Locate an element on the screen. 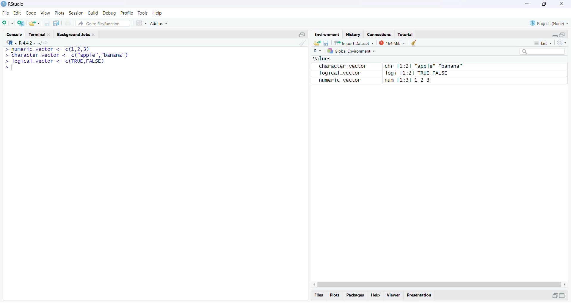 The height and width of the screenshot is (303, 571). refresh is located at coordinates (562, 43).